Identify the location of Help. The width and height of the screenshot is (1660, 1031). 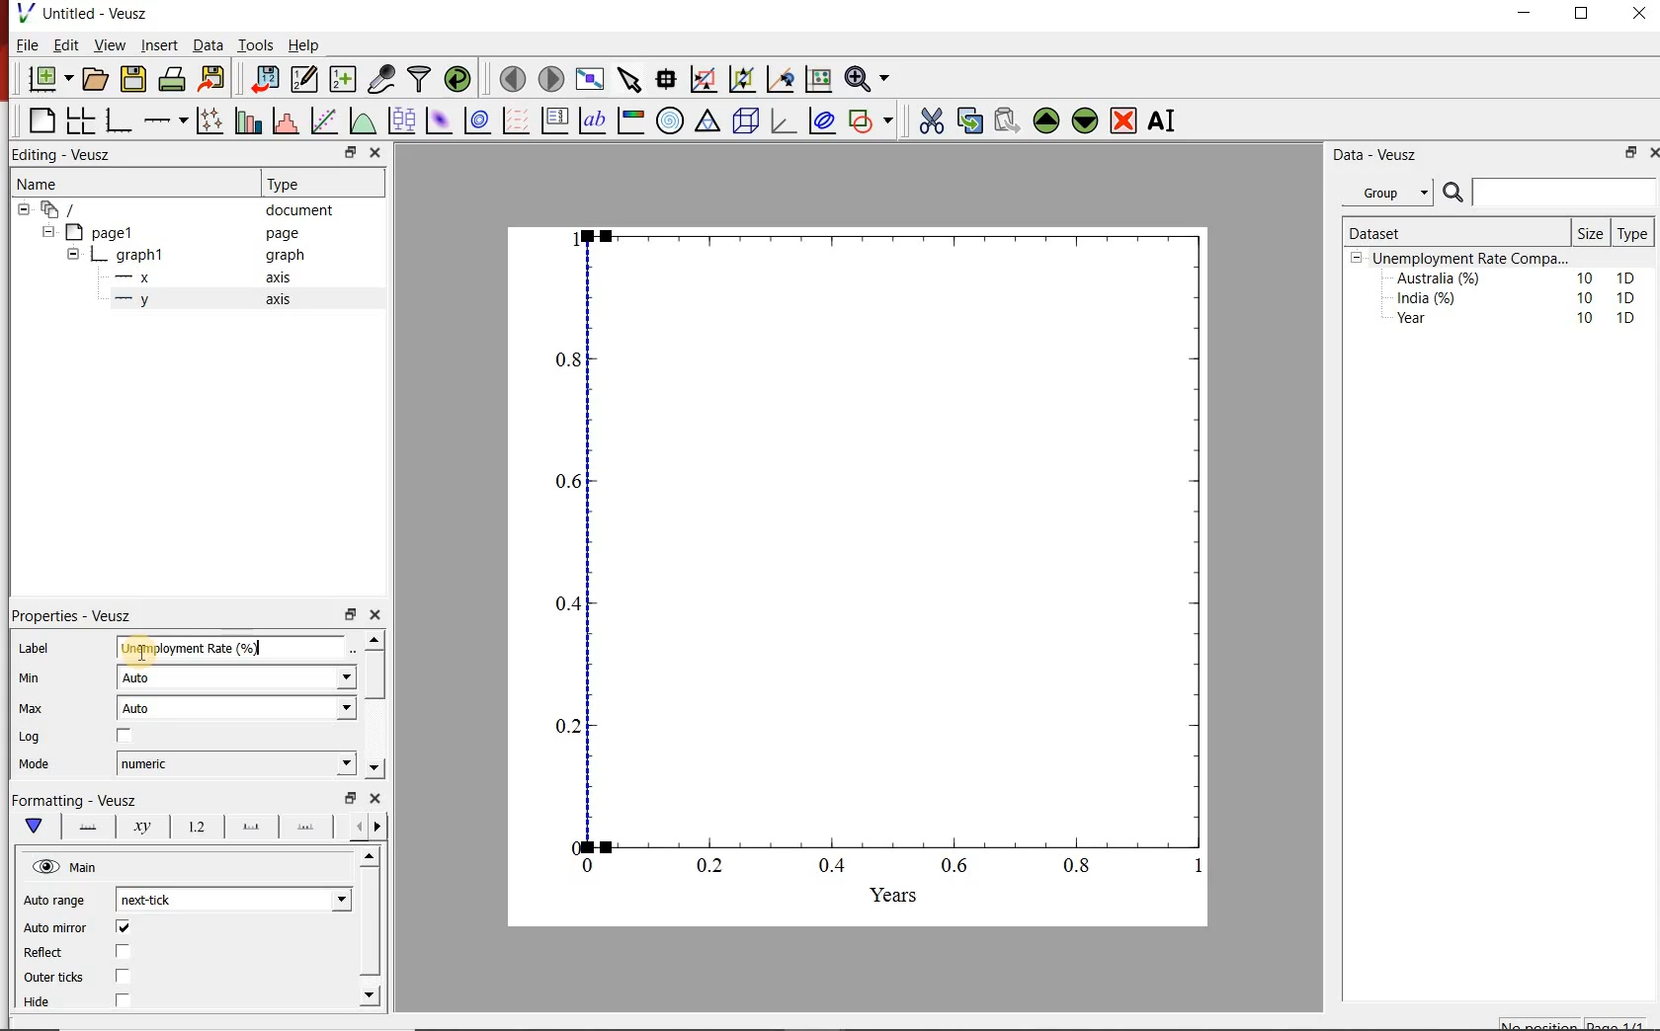
(304, 45).